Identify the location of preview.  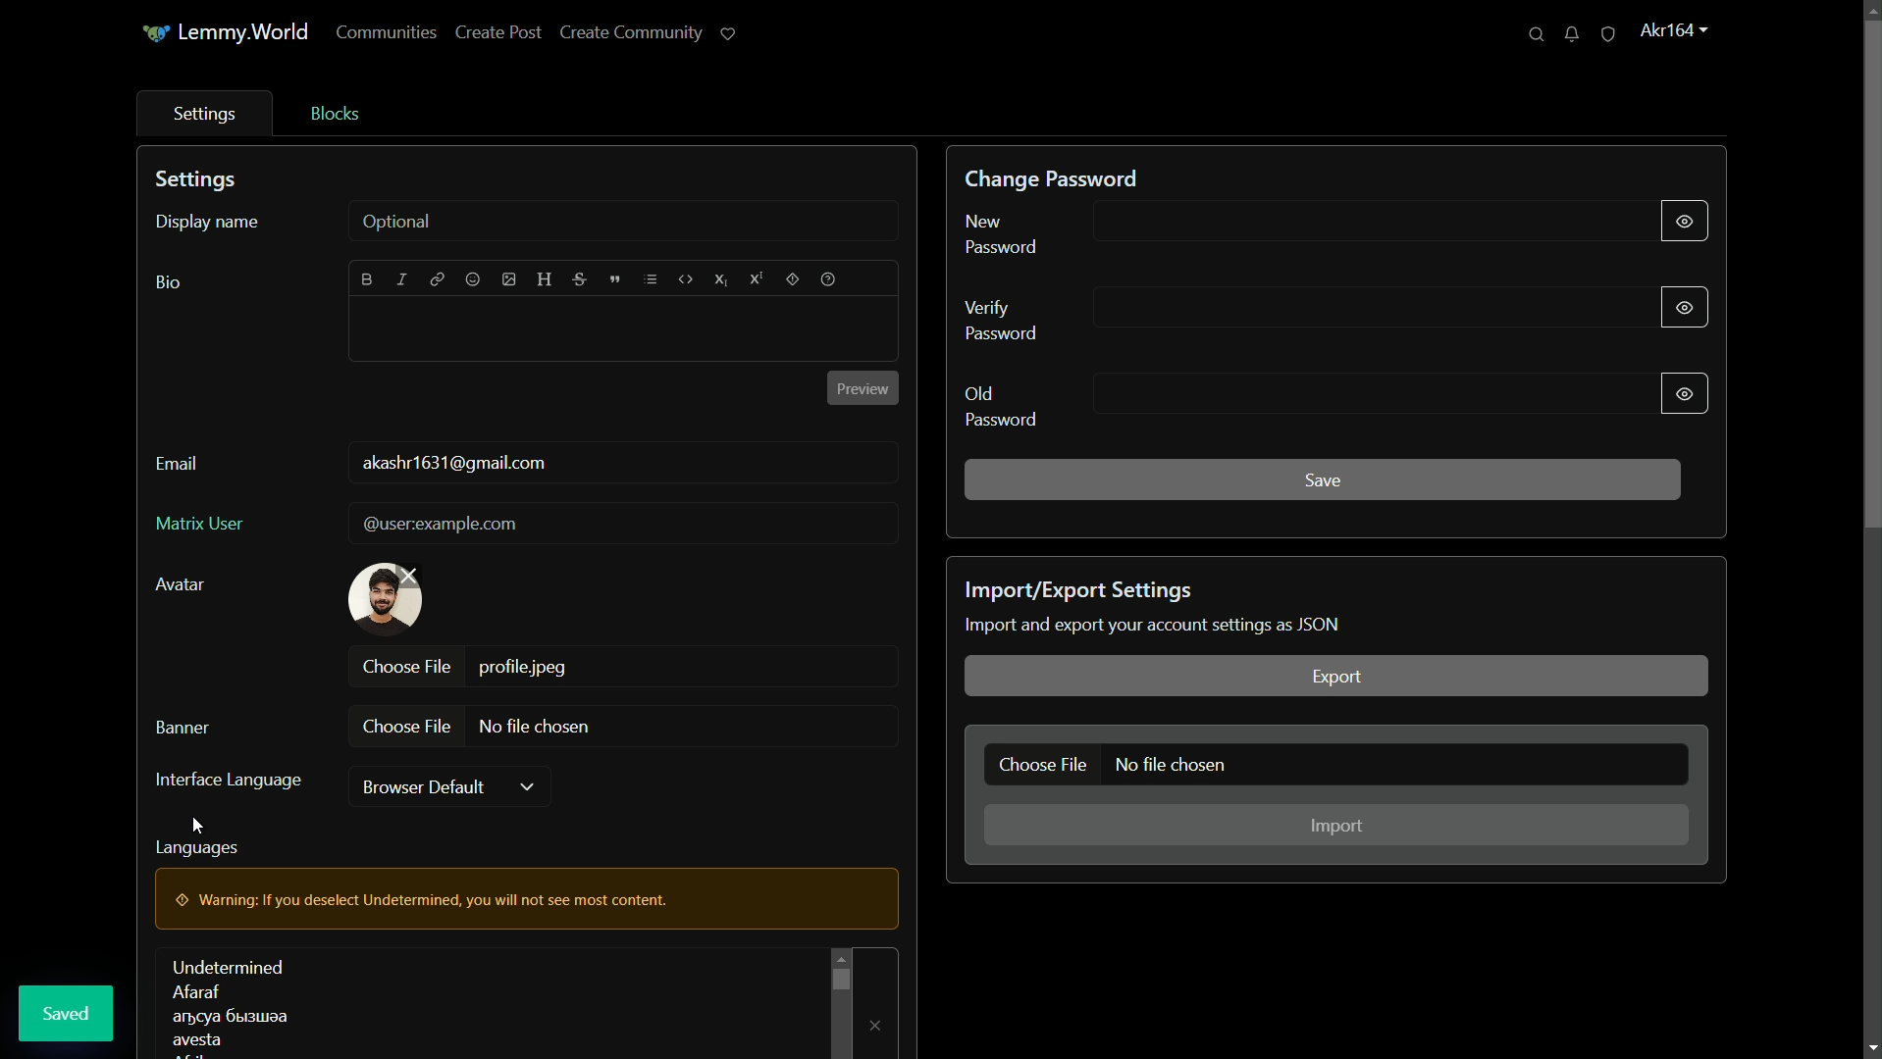
(861, 389).